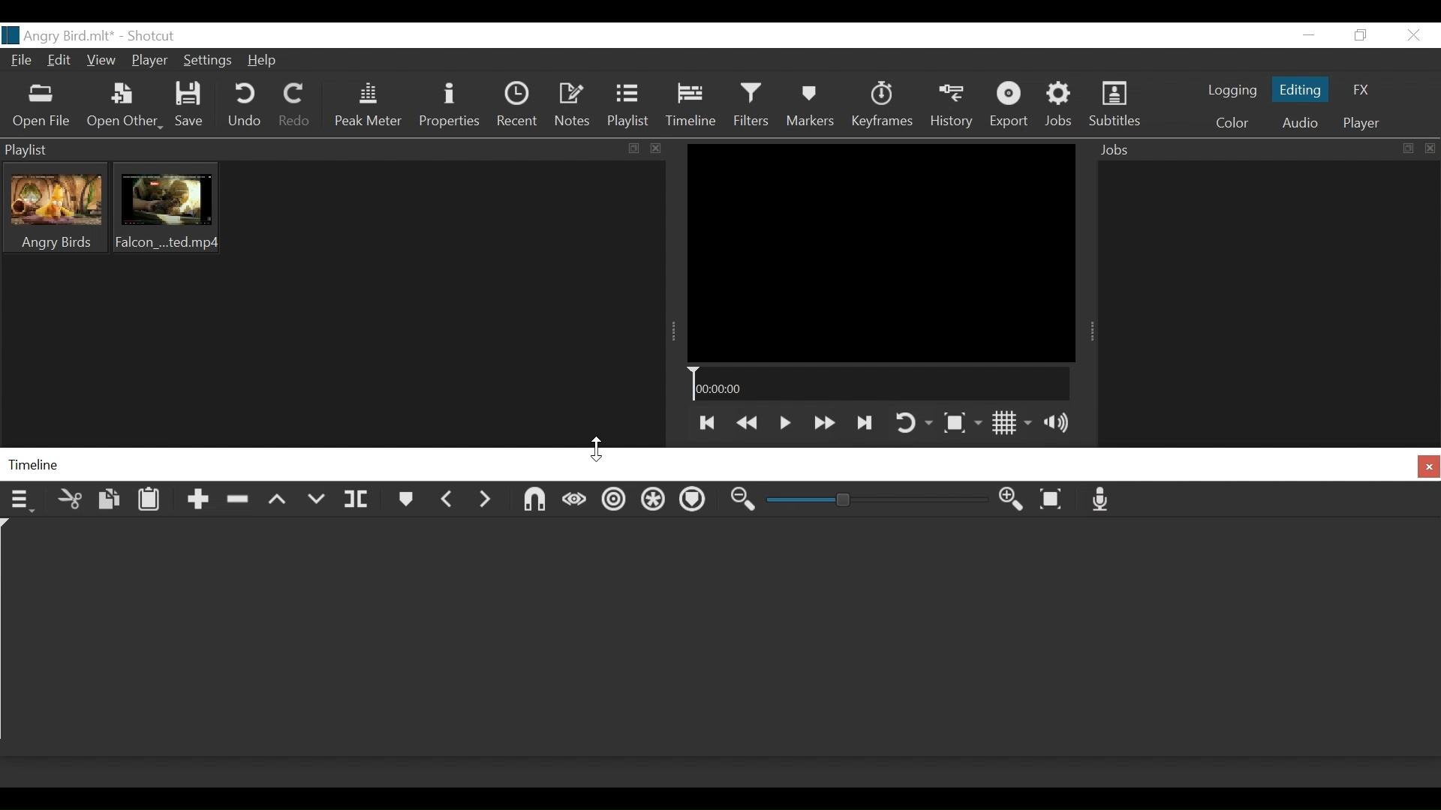 The height and width of the screenshot is (810, 1441). I want to click on Skip to te previous point, so click(705, 423).